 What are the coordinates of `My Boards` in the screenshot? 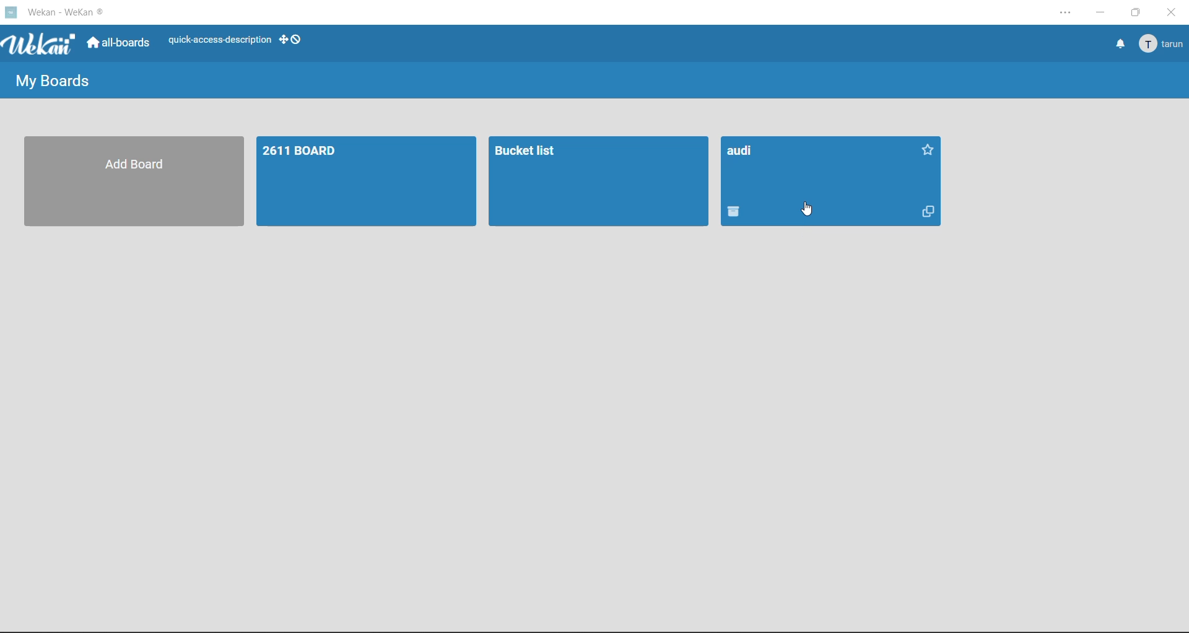 It's located at (54, 83).